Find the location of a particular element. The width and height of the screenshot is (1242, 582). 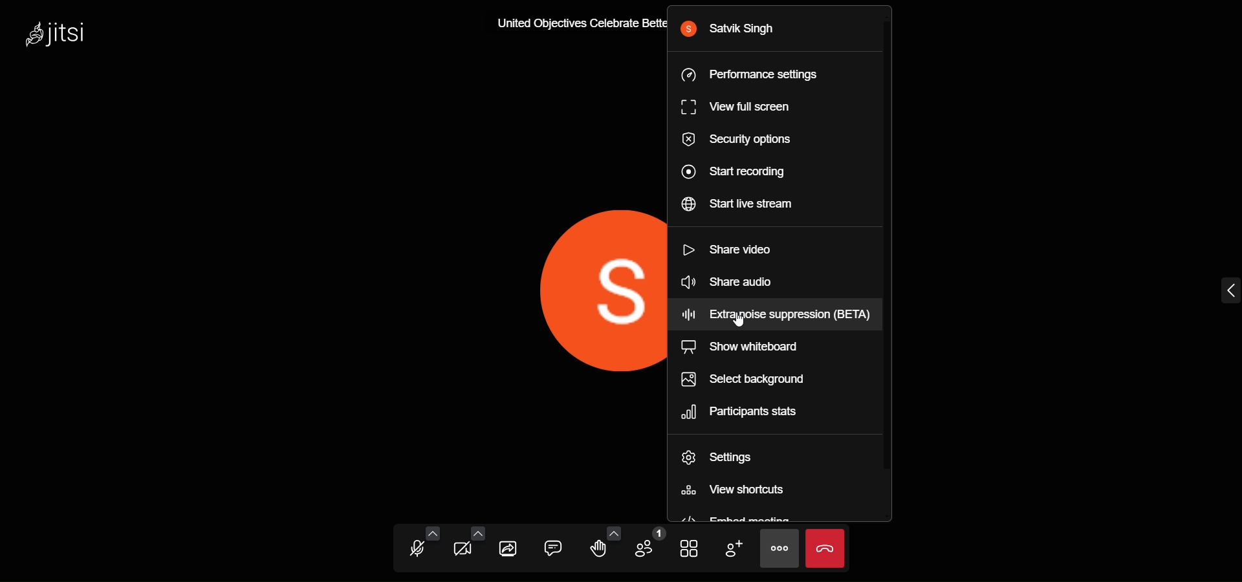

satvik singh is located at coordinates (731, 27).